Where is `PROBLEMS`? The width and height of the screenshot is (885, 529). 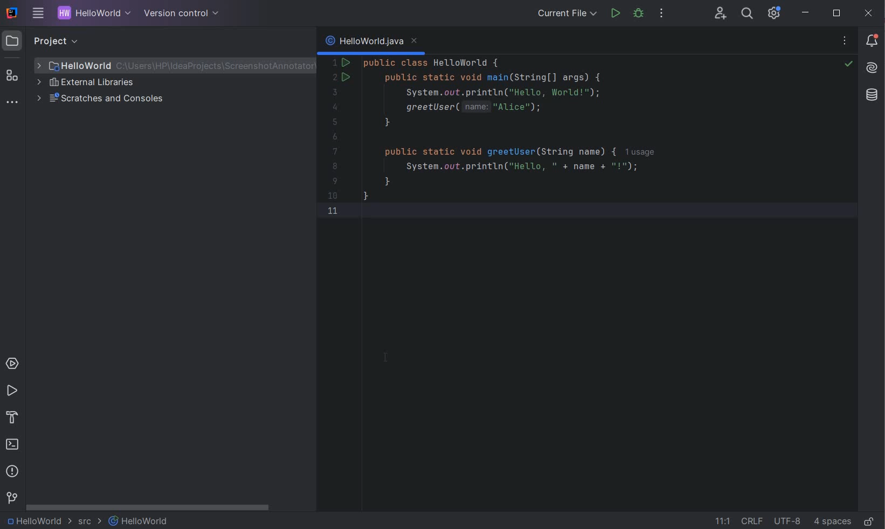 PROBLEMS is located at coordinates (12, 473).